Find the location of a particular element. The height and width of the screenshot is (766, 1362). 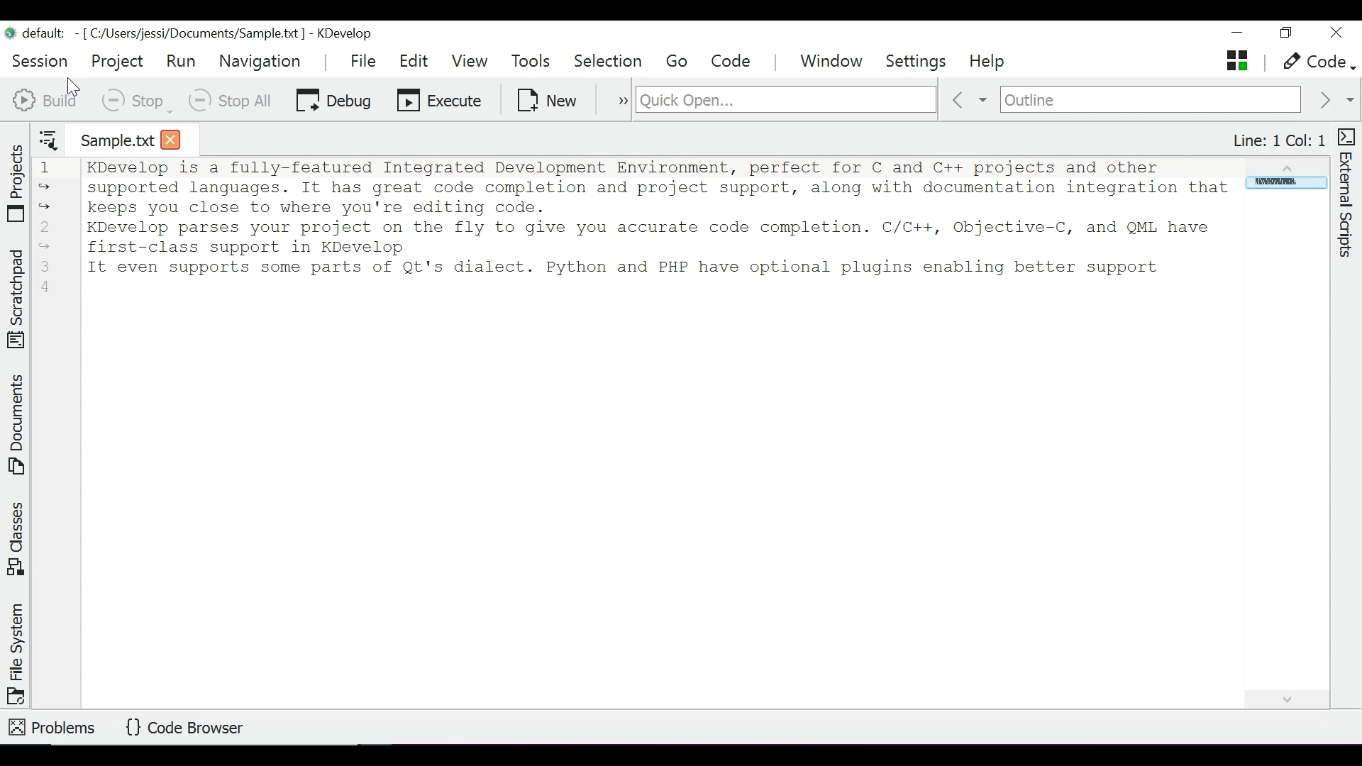

more options is located at coordinates (47, 139).